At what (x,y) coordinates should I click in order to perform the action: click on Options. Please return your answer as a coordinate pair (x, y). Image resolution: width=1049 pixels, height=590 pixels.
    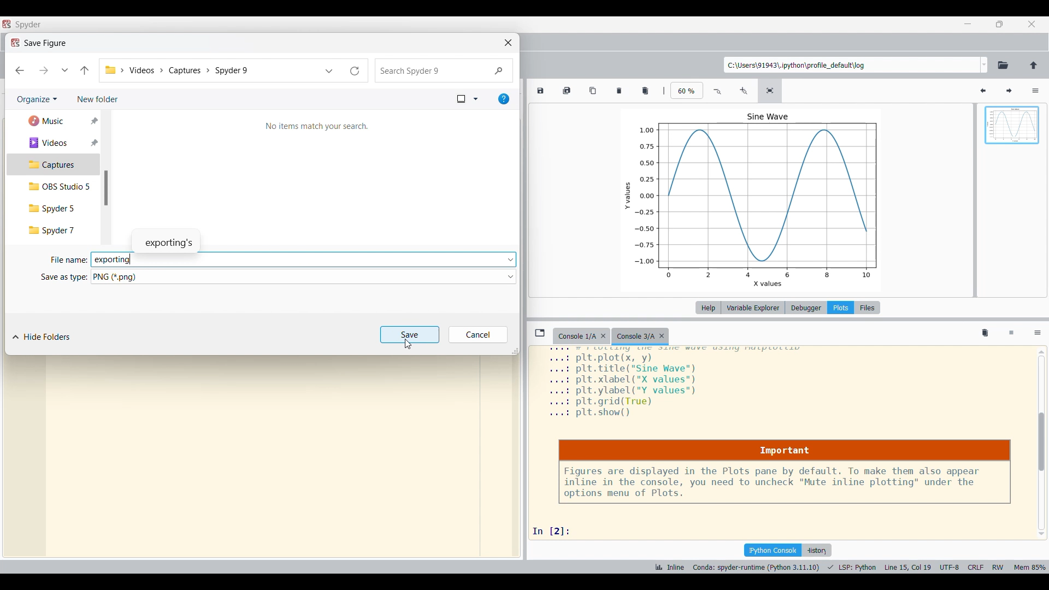
    Looking at the image, I should click on (1038, 333).